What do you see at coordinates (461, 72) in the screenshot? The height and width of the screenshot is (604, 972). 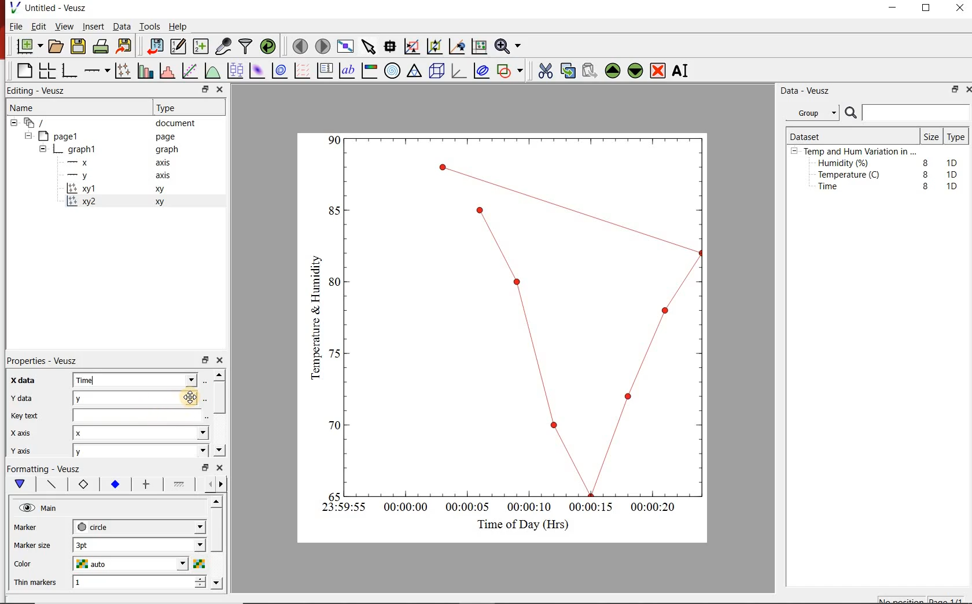 I see `3d graph` at bounding box center [461, 72].